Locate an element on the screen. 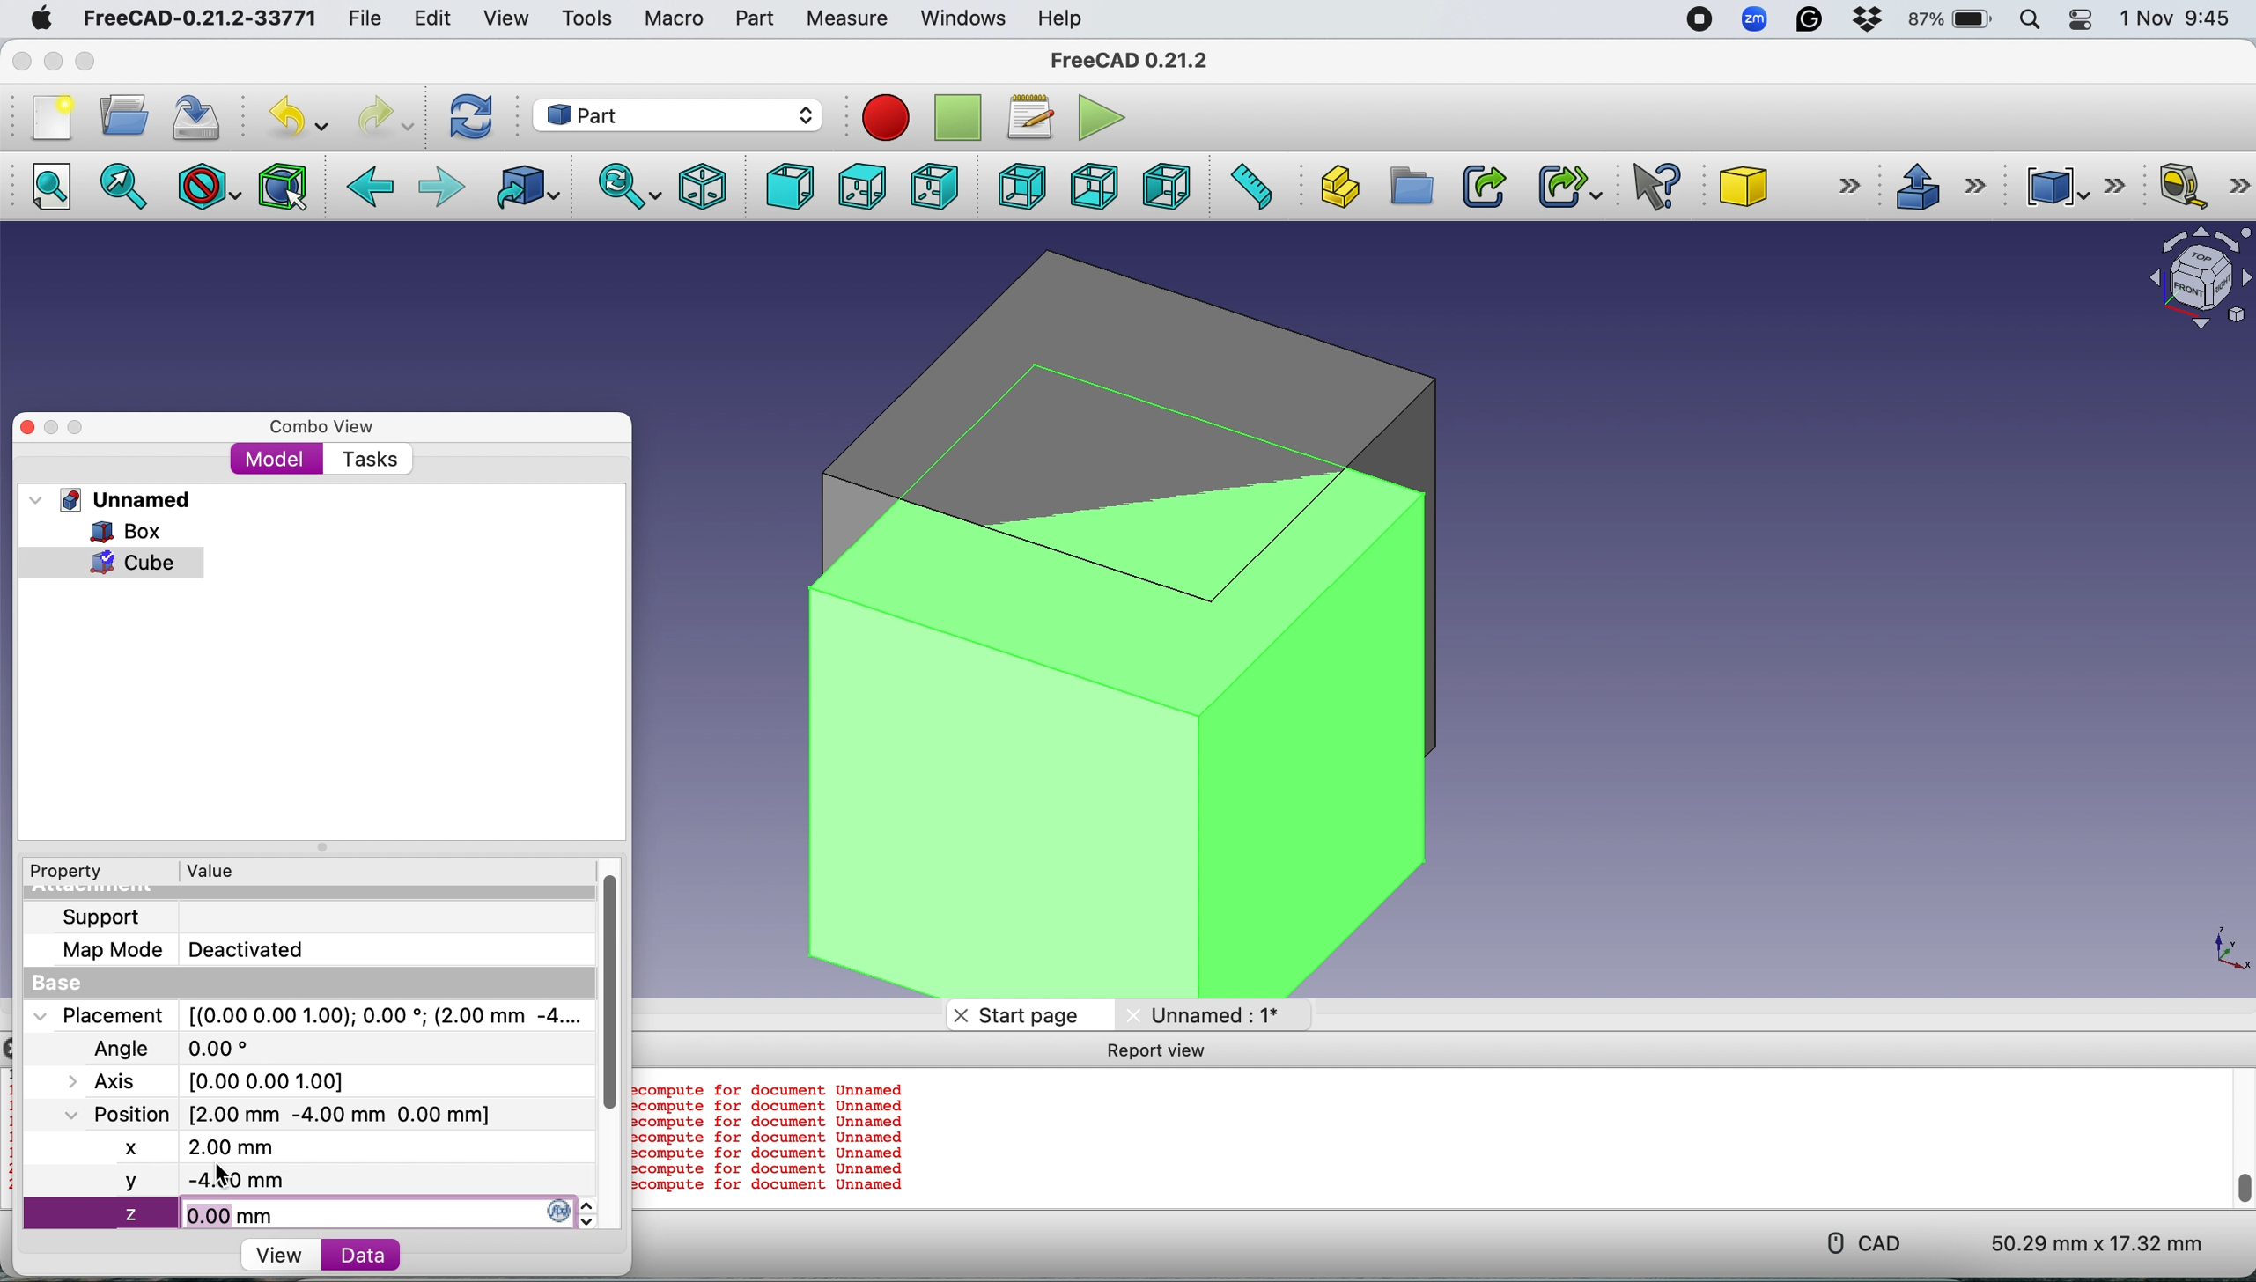  File is located at coordinates (360, 19).